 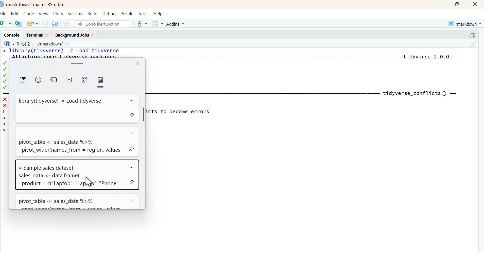 What do you see at coordinates (23, 81) in the screenshot?
I see `stickers` at bounding box center [23, 81].